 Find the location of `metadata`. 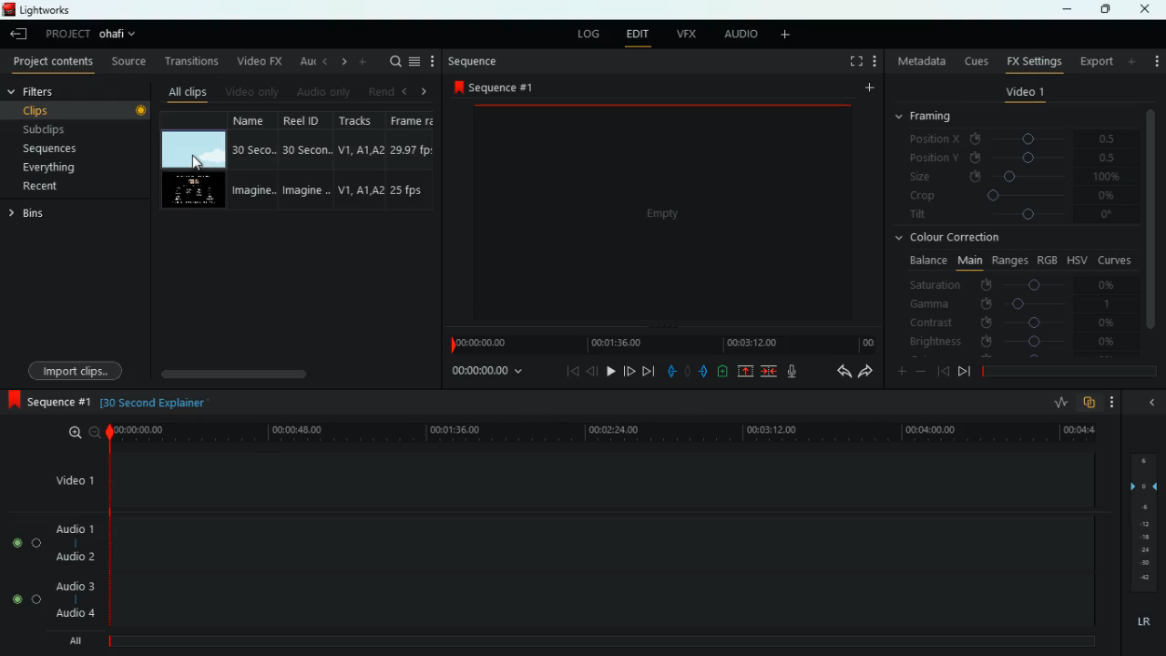

metadata is located at coordinates (919, 63).